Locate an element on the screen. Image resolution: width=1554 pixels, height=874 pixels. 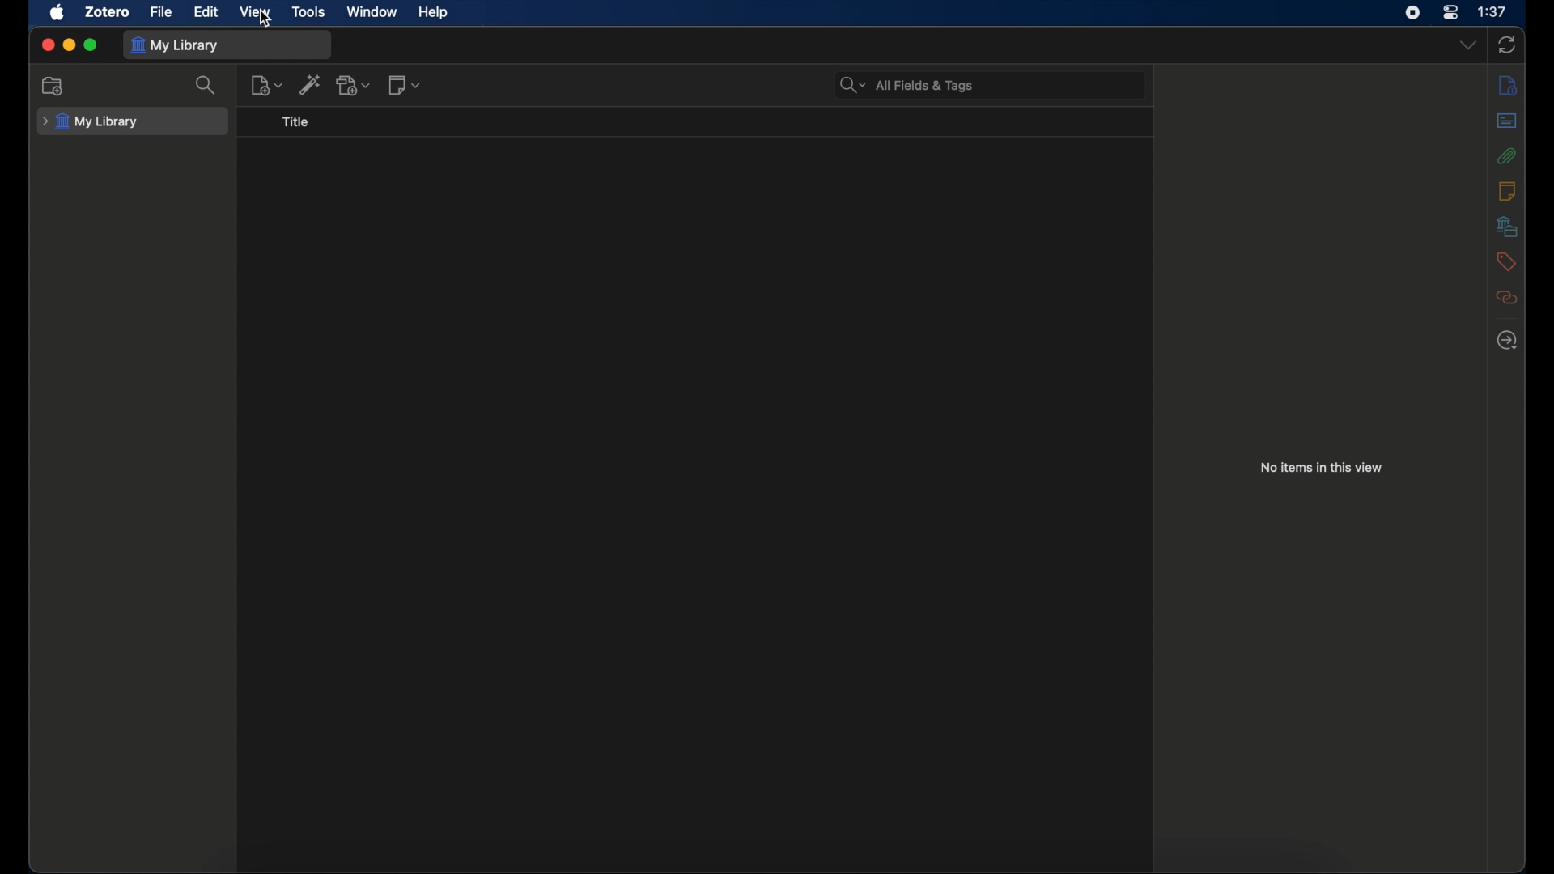
maximize is located at coordinates (92, 45).